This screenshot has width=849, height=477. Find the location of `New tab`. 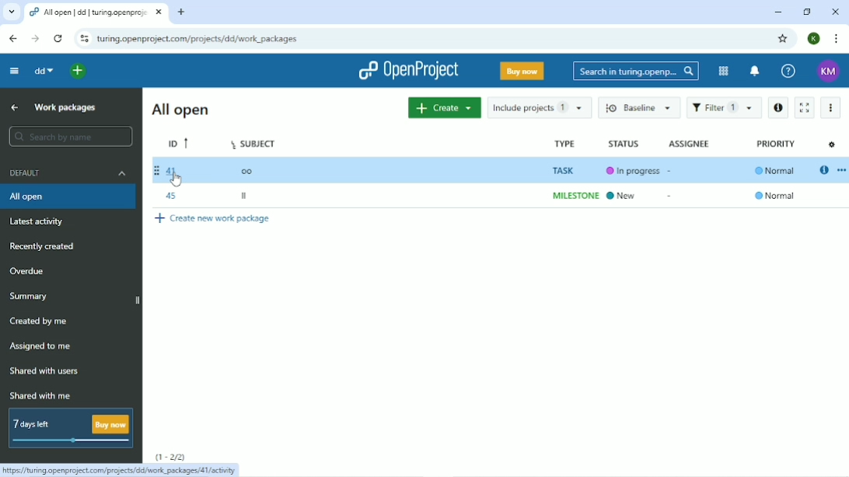

New tab is located at coordinates (181, 11).